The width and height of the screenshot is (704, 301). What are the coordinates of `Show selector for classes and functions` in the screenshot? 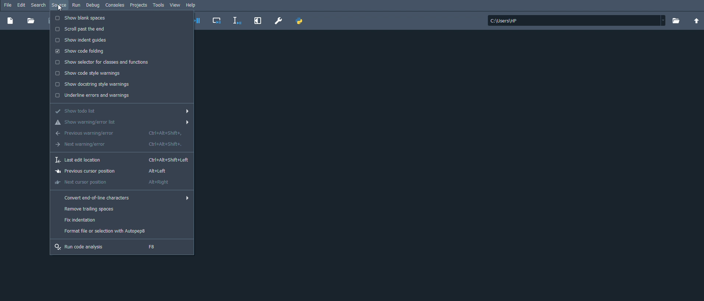 It's located at (103, 63).